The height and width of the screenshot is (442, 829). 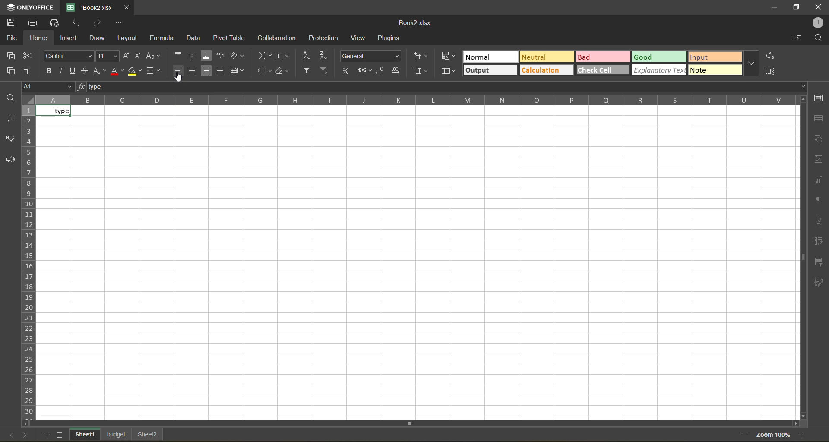 What do you see at coordinates (119, 23) in the screenshot?
I see `customize quick access toolbar` at bounding box center [119, 23].